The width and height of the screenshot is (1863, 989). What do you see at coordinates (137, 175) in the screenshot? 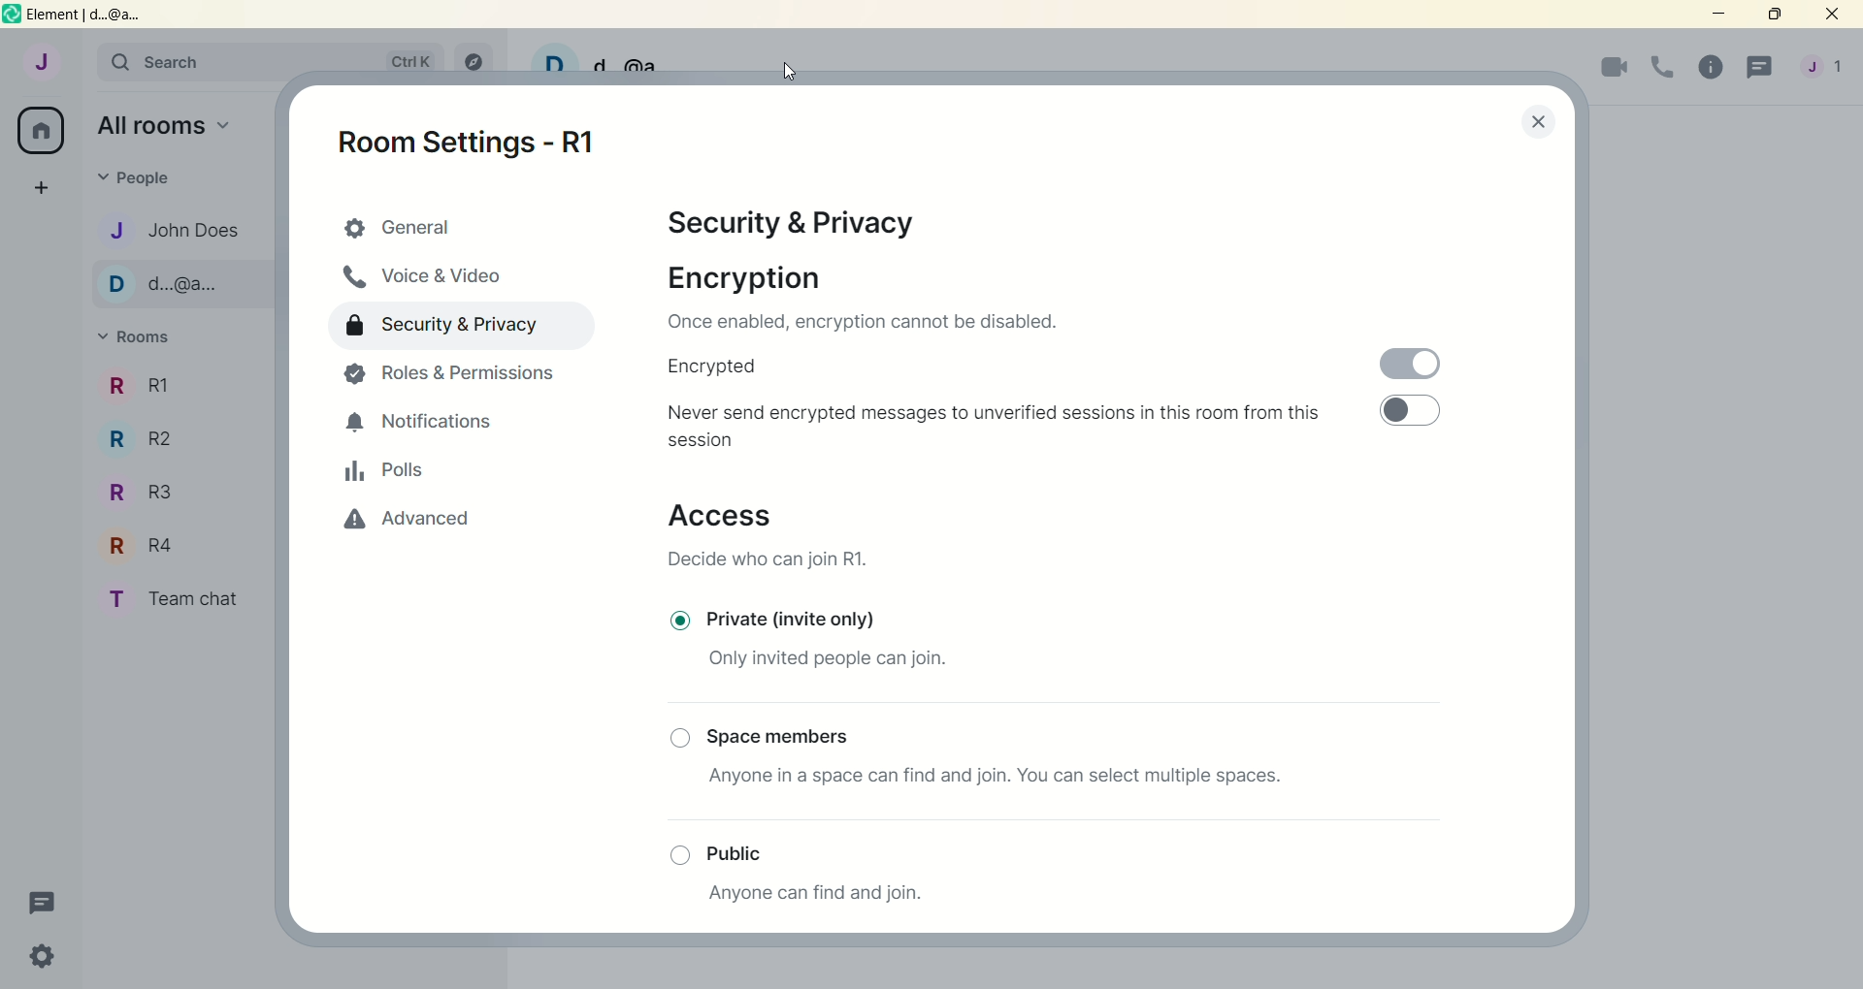
I see `people` at bounding box center [137, 175].